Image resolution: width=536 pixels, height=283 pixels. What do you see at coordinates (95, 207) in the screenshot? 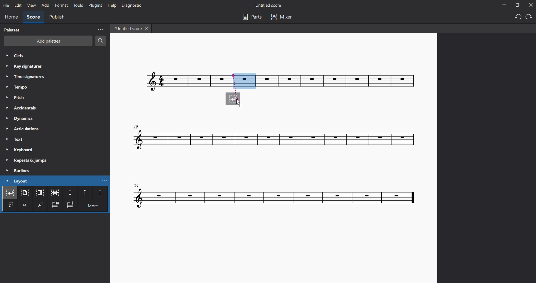
I see `more` at bounding box center [95, 207].